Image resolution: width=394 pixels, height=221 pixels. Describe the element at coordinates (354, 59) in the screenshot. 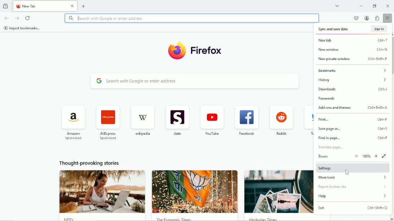

I see `new private window` at that location.